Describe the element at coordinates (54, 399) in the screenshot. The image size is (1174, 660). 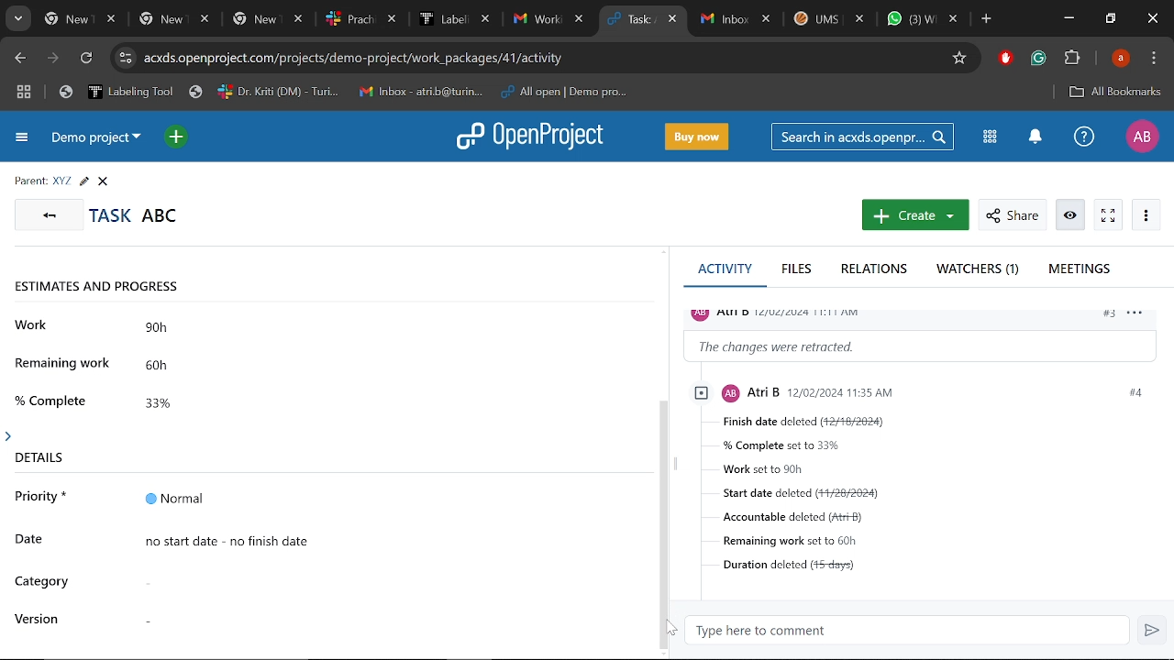
I see `% complete` at that location.